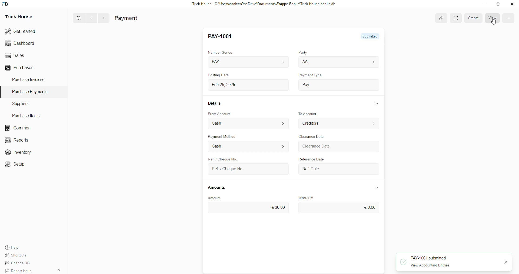 The width and height of the screenshot is (519, 274). What do you see at coordinates (312, 76) in the screenshot?
I see `payment type` at bounding box center [312, 76].